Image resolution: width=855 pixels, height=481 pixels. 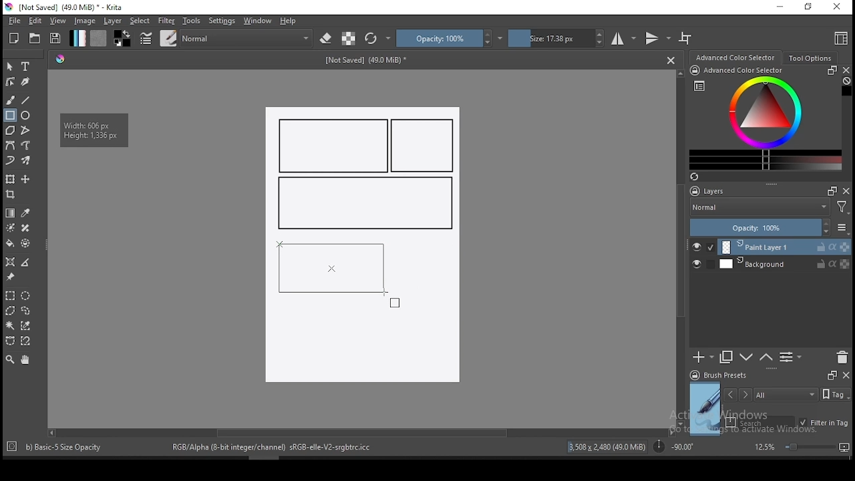 I want to click on layers, so click(x=711, y=192).